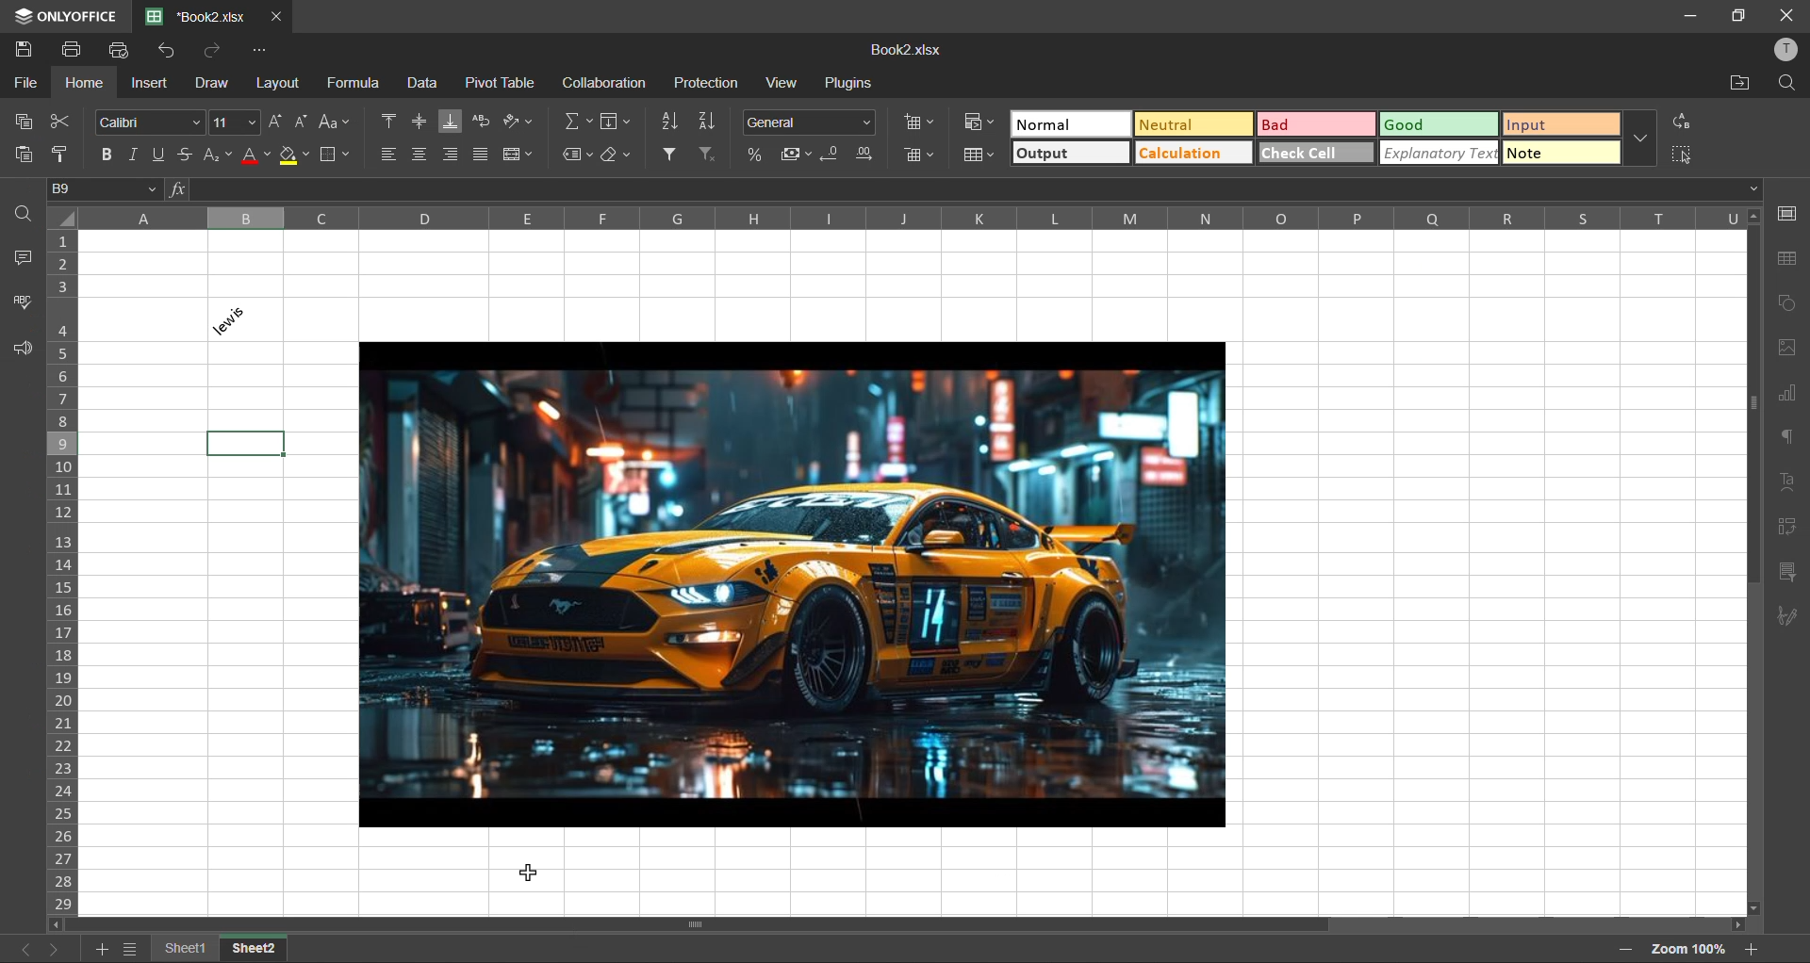  Describe the element at coordinates (577, 154) in the screenshot. I see `named ranges` at that location.